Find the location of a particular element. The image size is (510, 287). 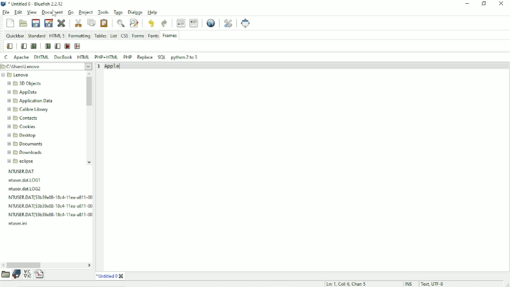

cursor is located at coordinates (55, 14).